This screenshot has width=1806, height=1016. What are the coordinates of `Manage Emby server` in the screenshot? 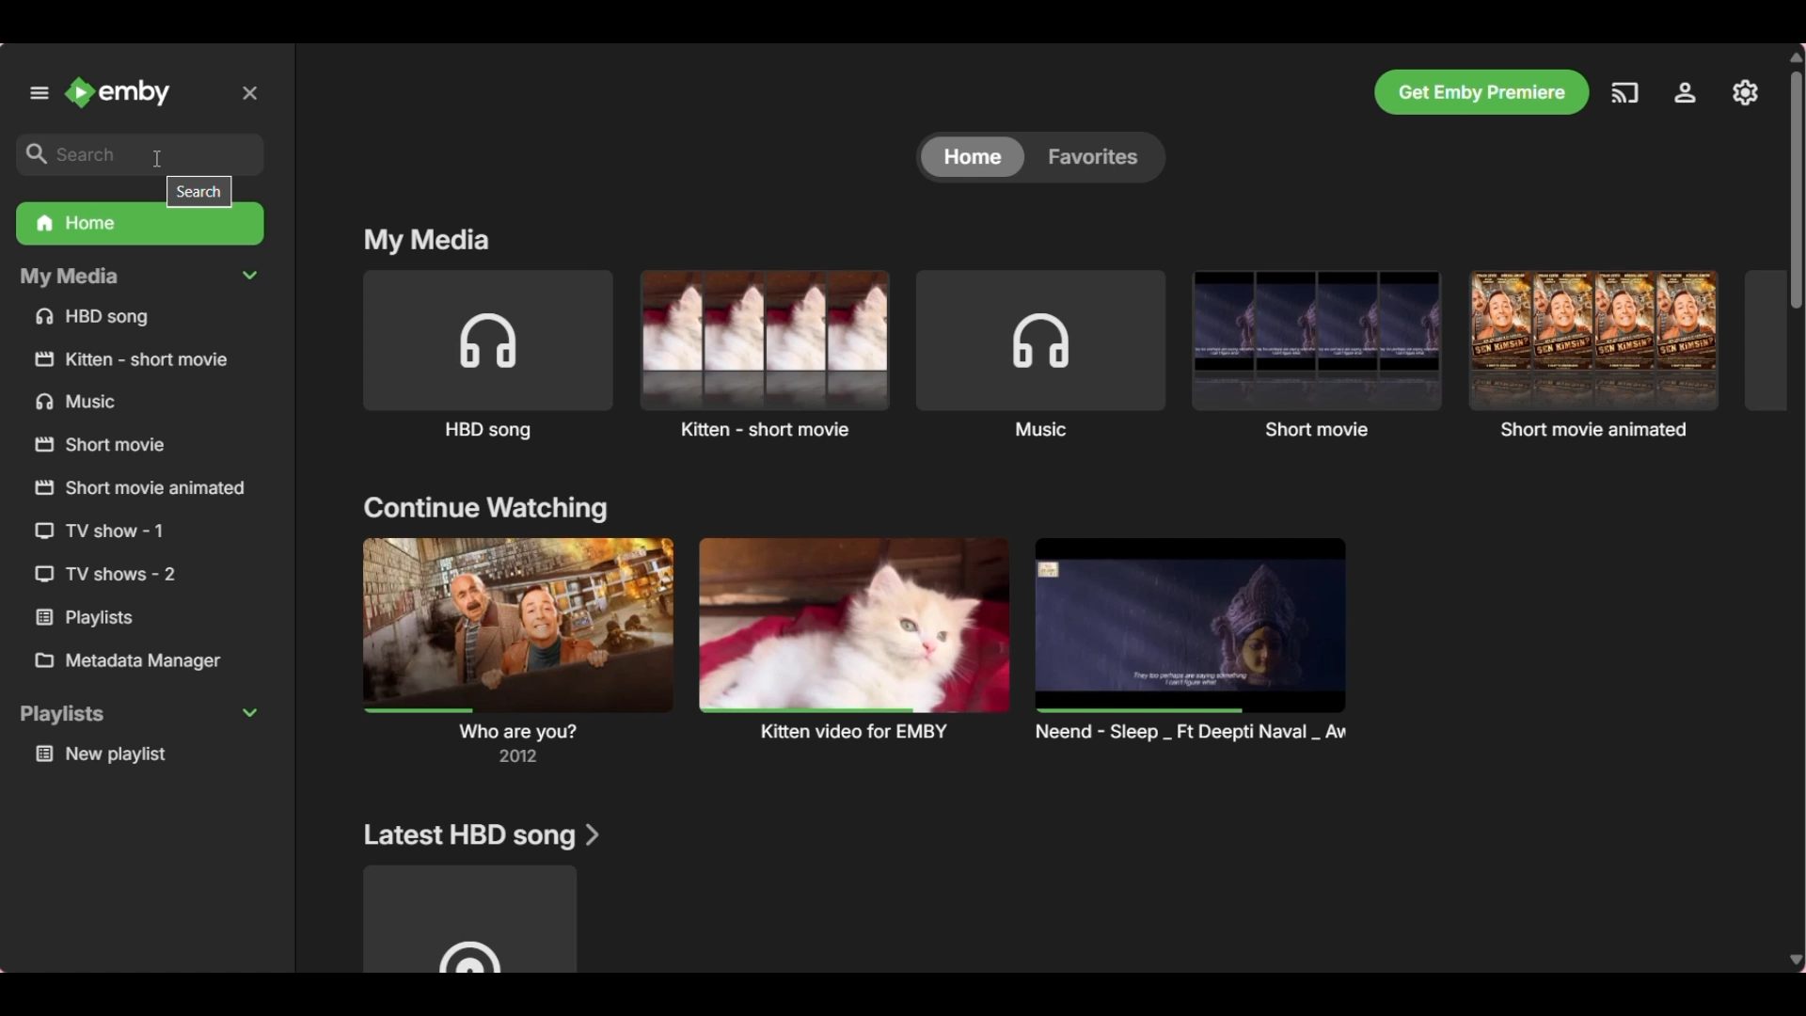 It's located at (1746, 92).